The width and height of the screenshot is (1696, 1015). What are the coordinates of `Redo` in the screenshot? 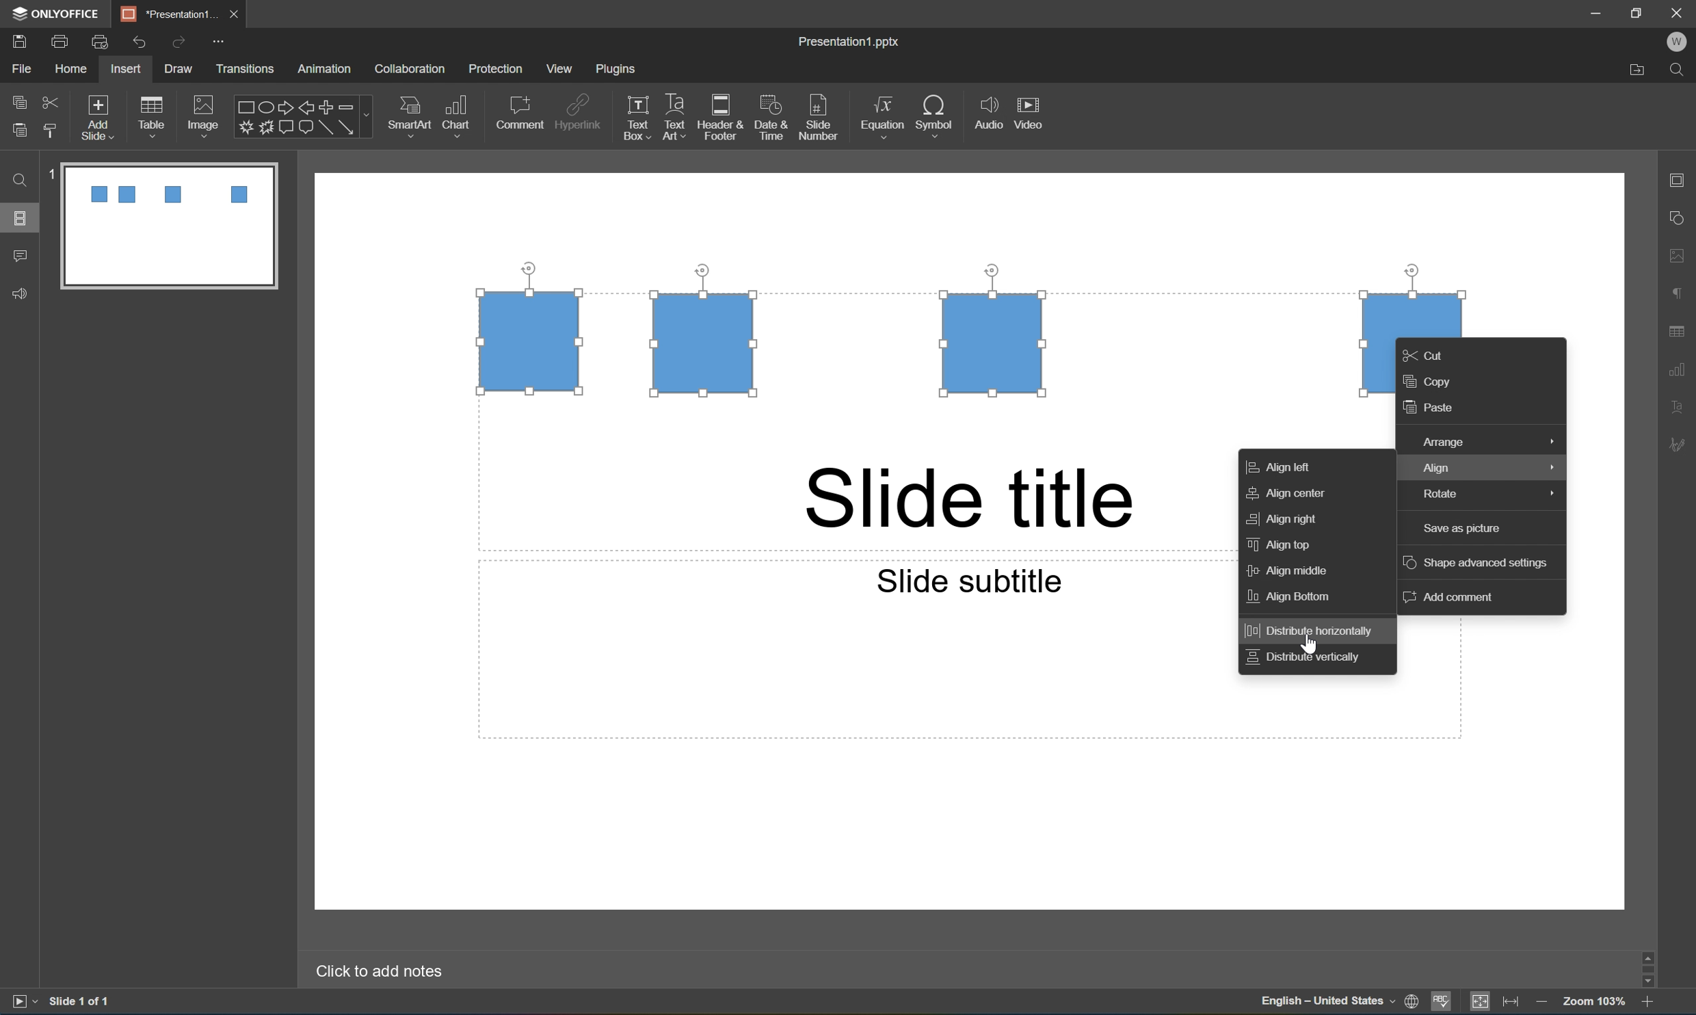 It's located at (179, 44).